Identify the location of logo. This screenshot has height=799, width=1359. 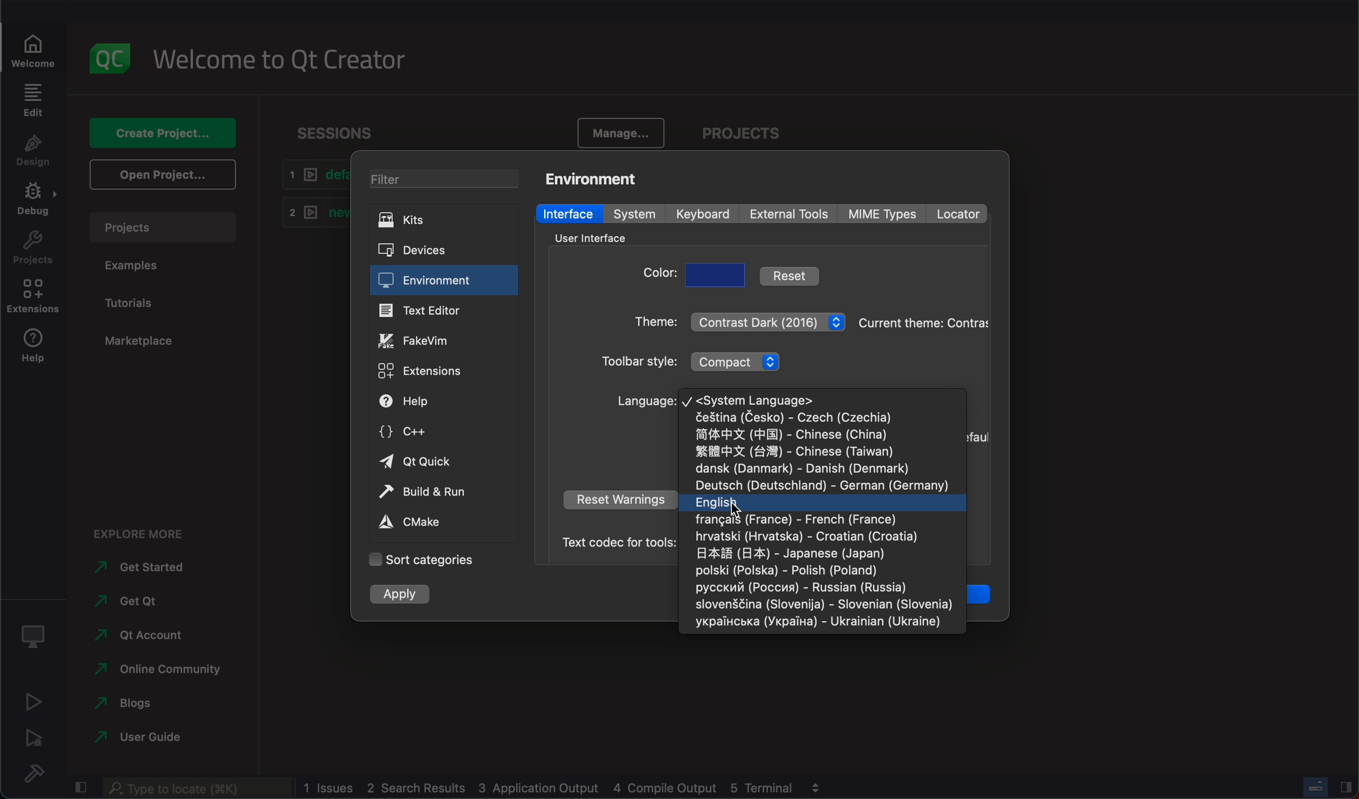
(107, 56).